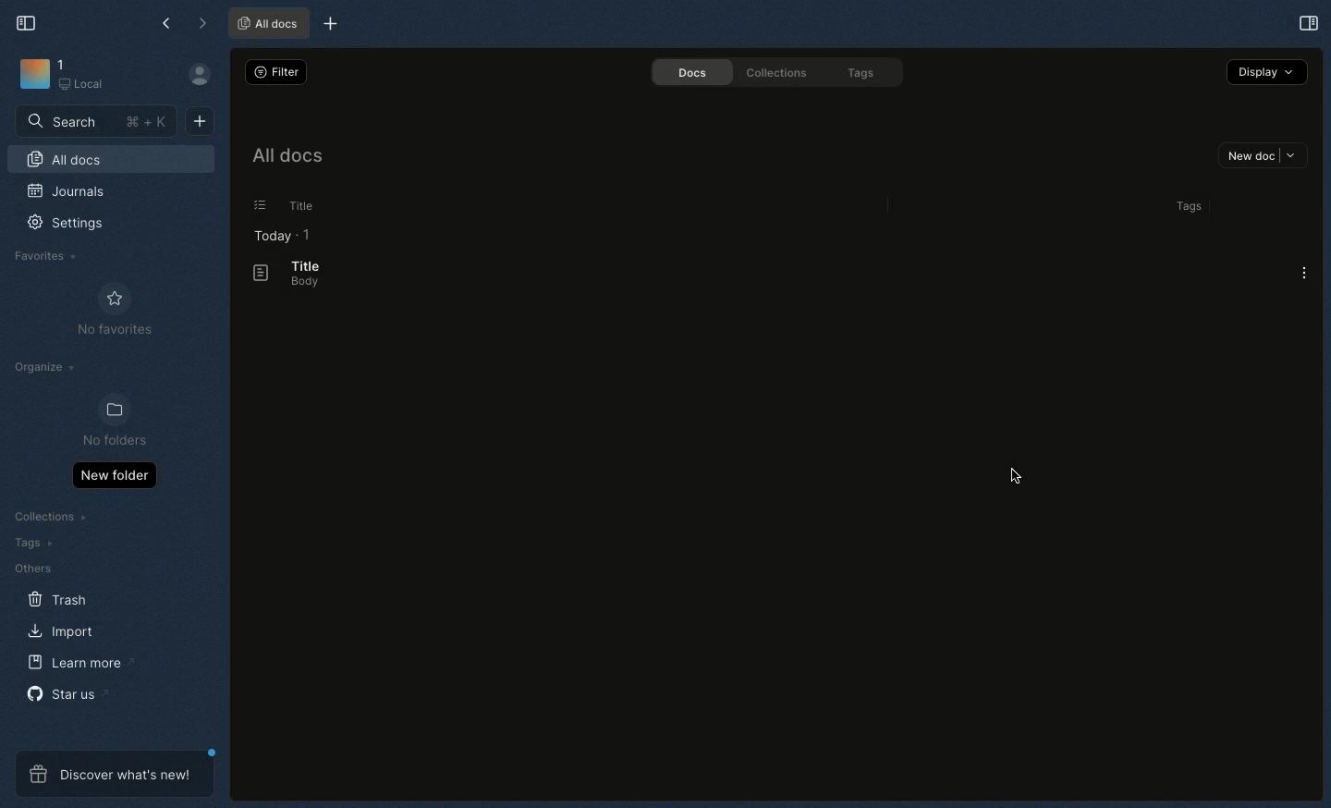 This screenshot has width=1331, height=808. I want to click on All docs, so click(111, 162).